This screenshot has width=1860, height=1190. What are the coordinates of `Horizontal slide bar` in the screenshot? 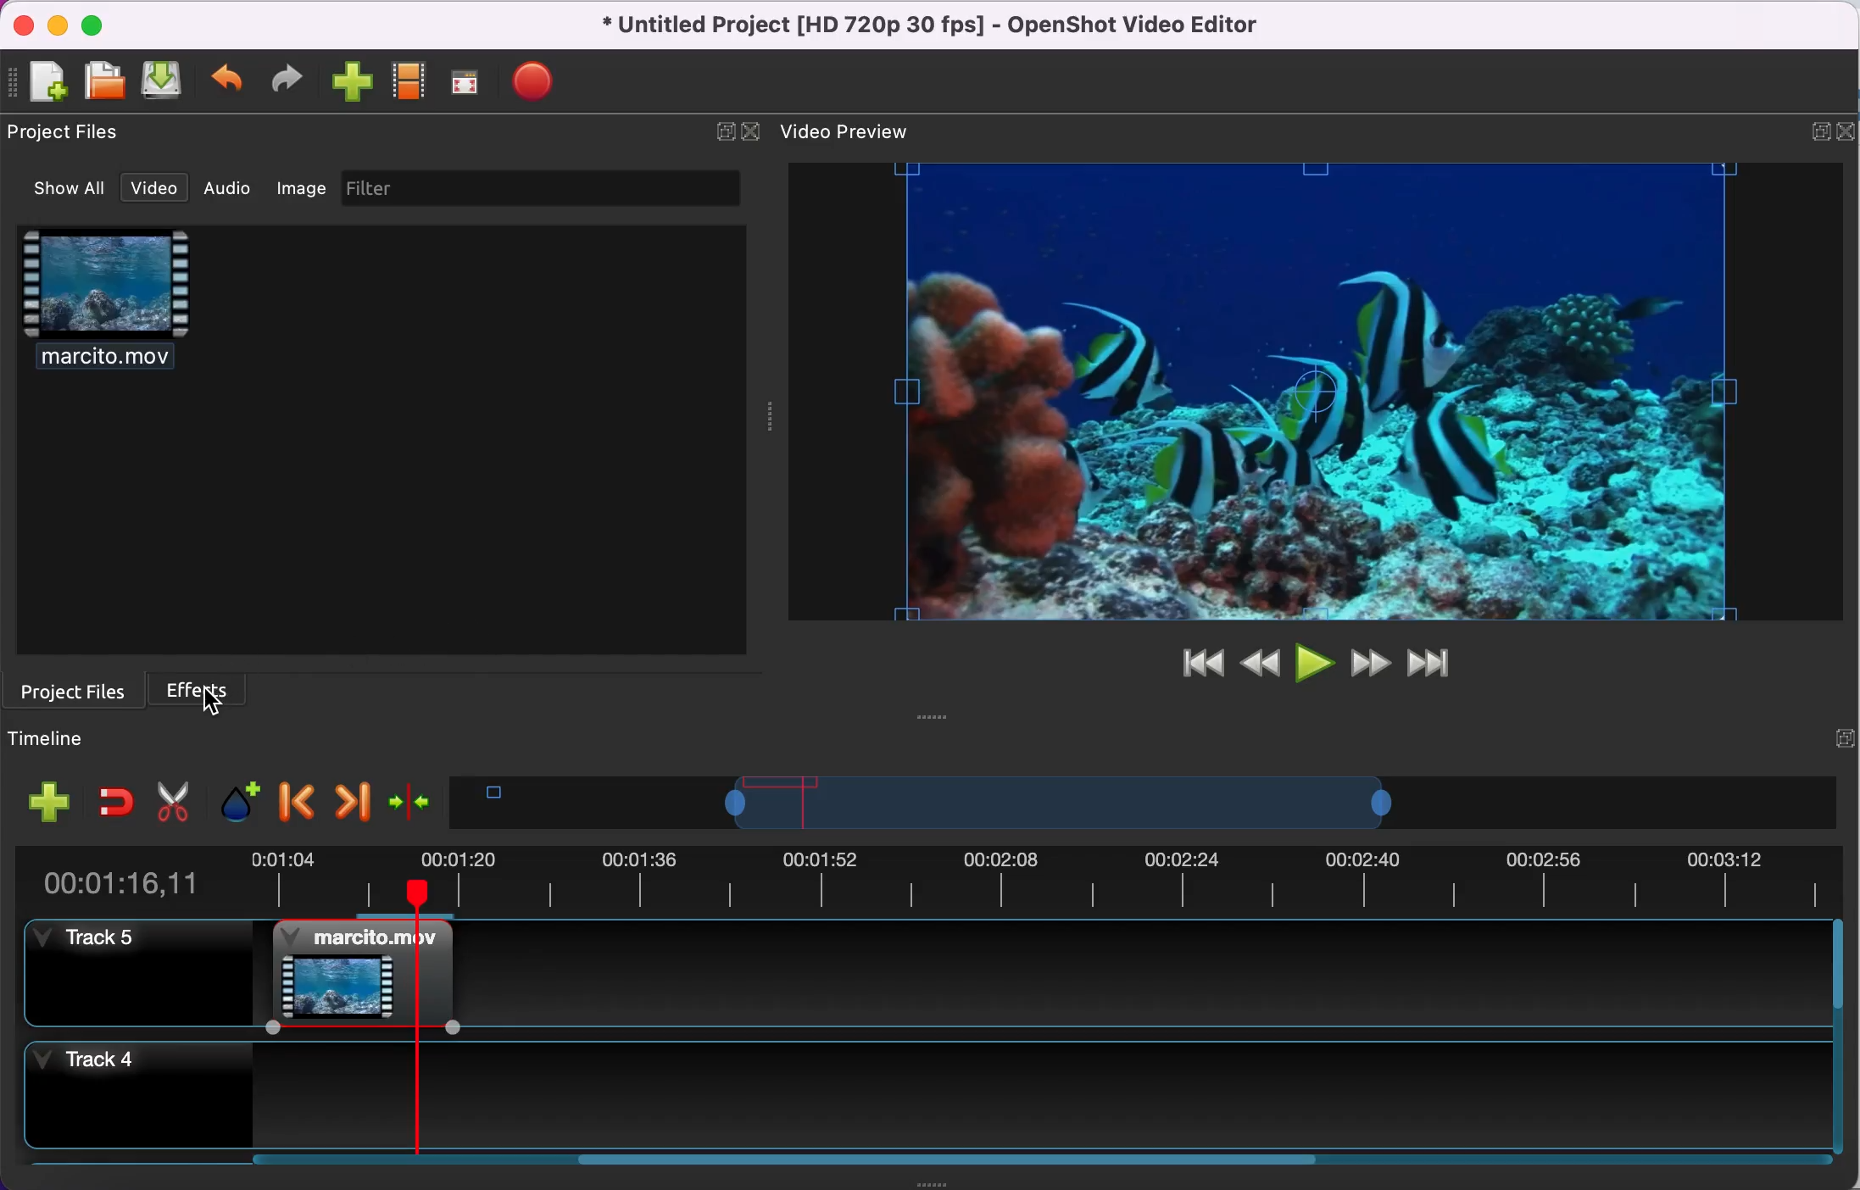 It's located at (1021, 1159).